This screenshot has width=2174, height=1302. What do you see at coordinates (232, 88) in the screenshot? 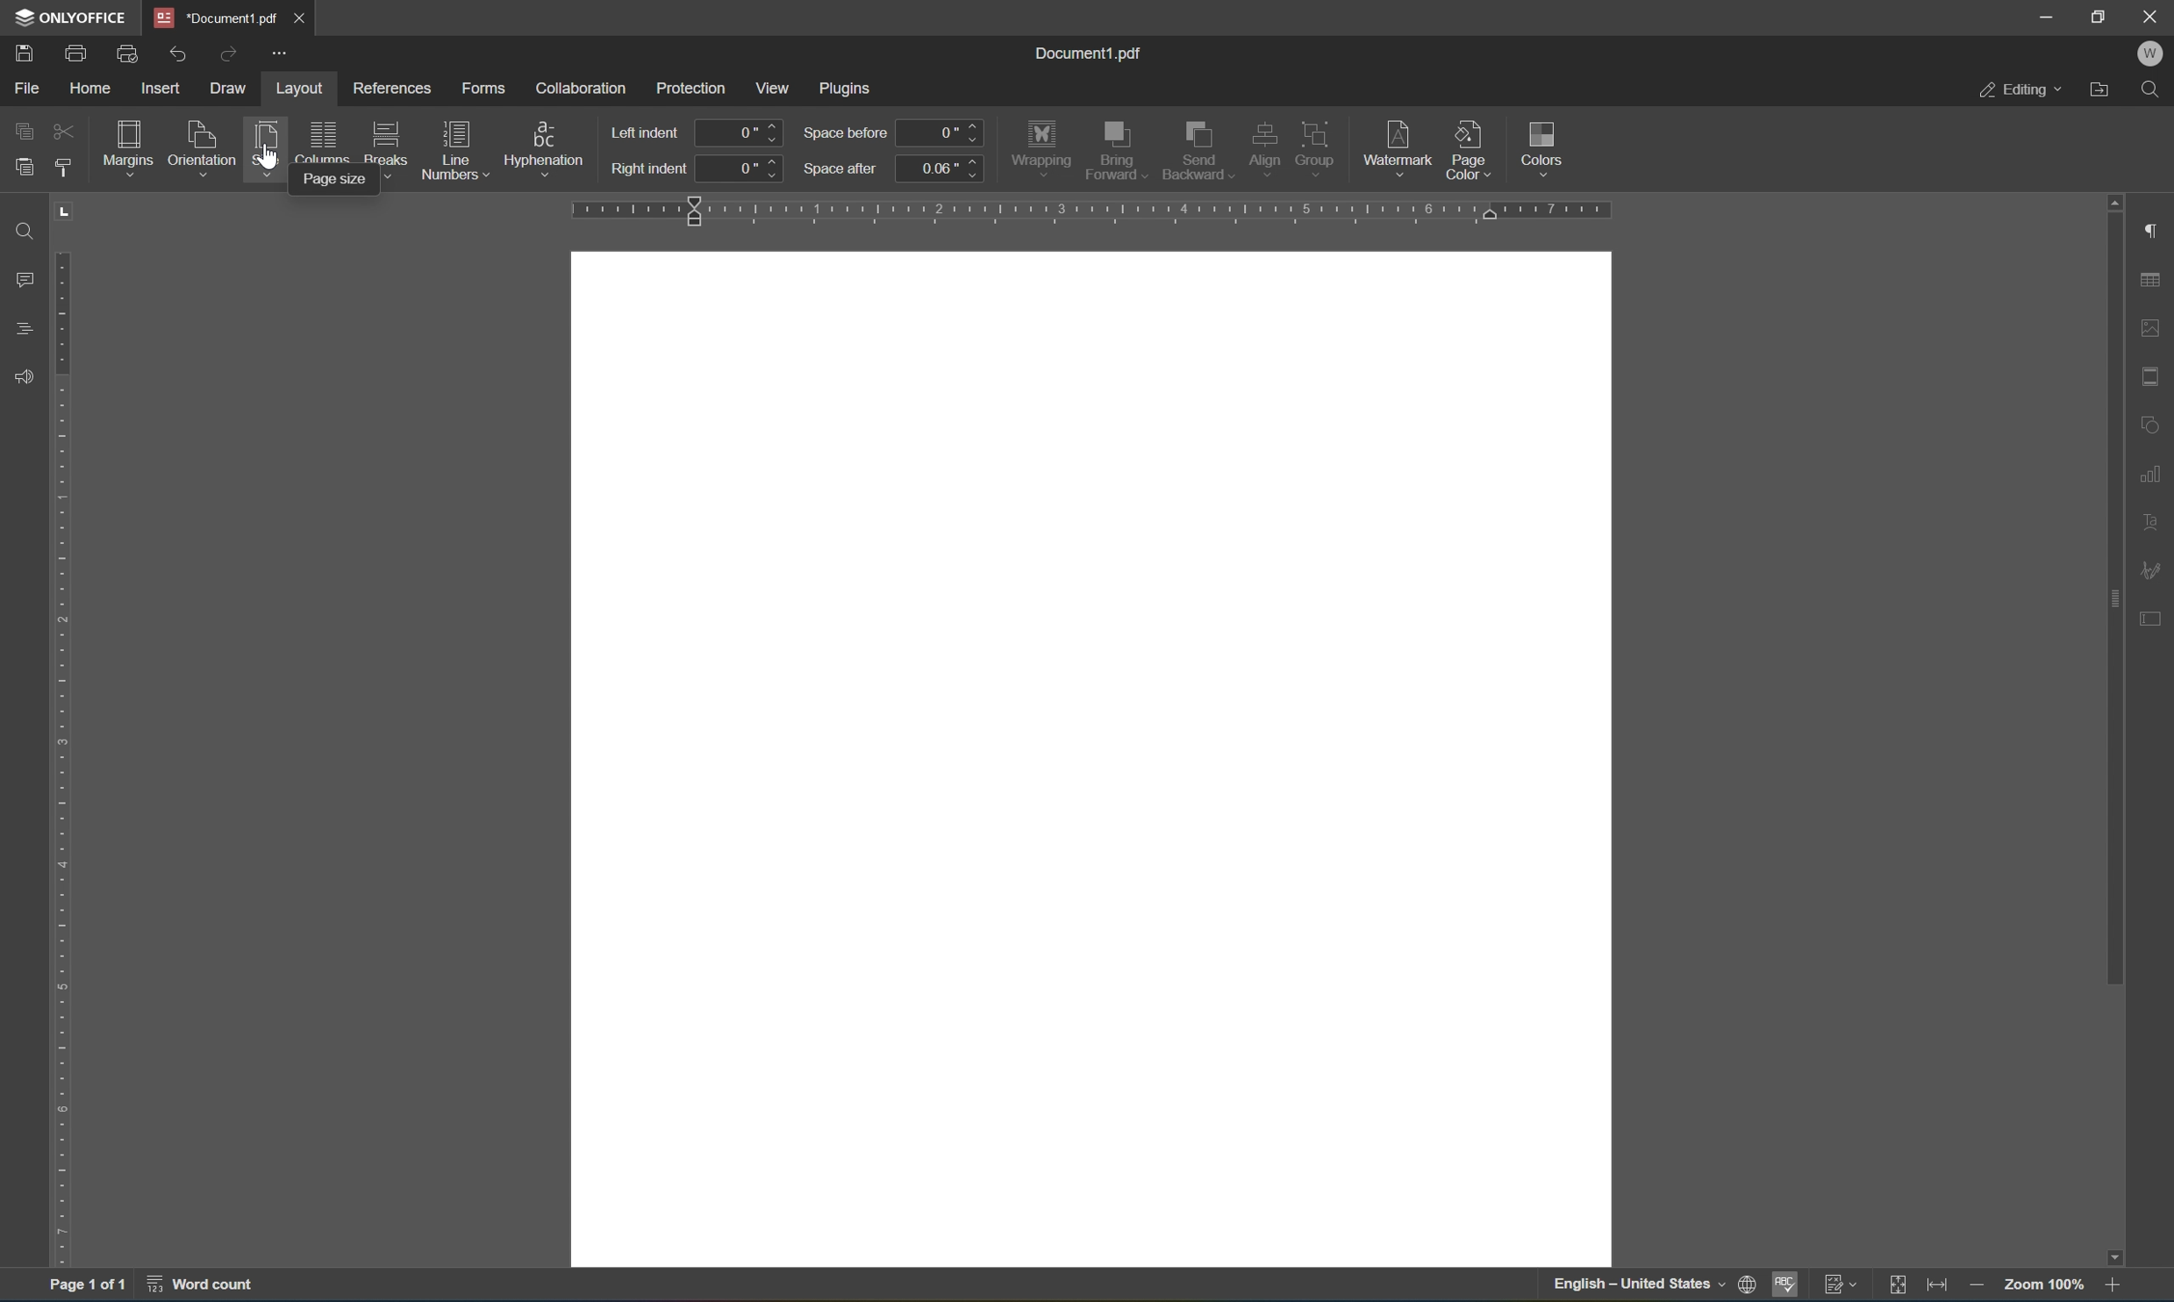
I see `draw` at bounding box center [232, 88].